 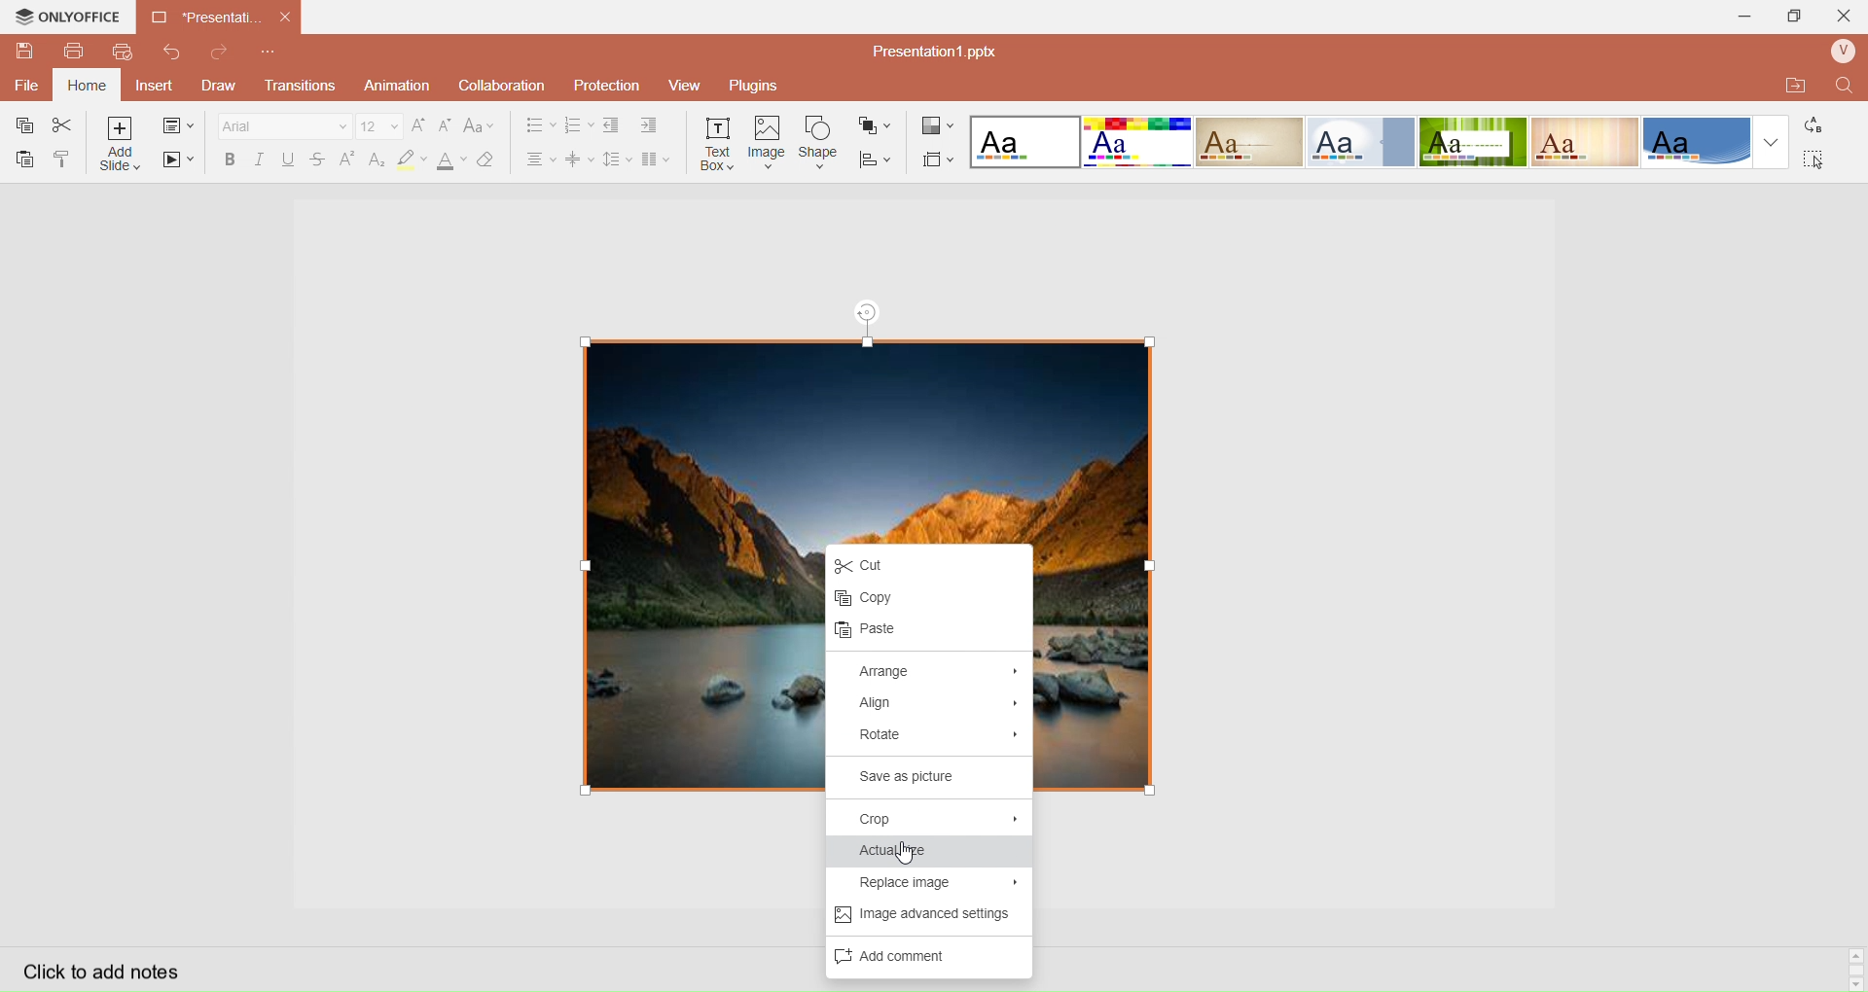 I want to click on User, so click(x=1844, y=53).